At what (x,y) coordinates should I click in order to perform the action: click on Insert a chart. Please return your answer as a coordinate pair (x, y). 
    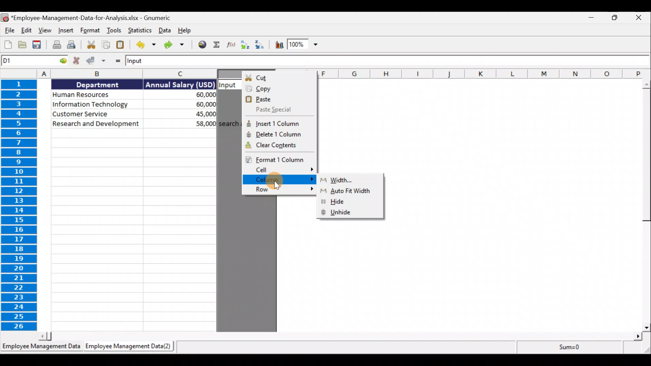
    Looking at the image, I should click on (279, 45).